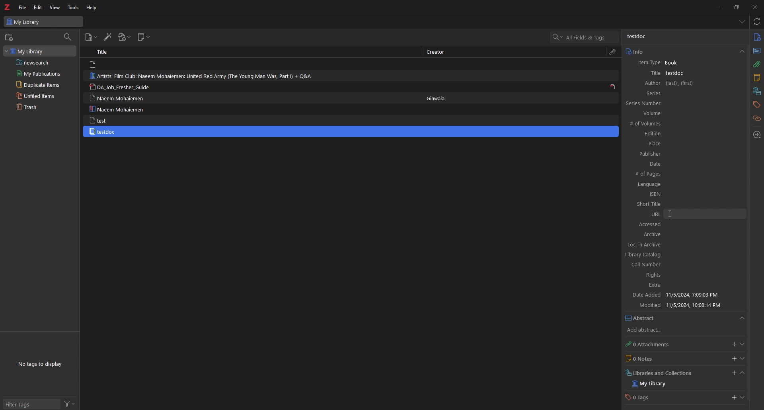 This screenshot has height=410, width=764. Describe the element at coordinates (676, 204) in the screenshot. I see `Short Title` at that location.